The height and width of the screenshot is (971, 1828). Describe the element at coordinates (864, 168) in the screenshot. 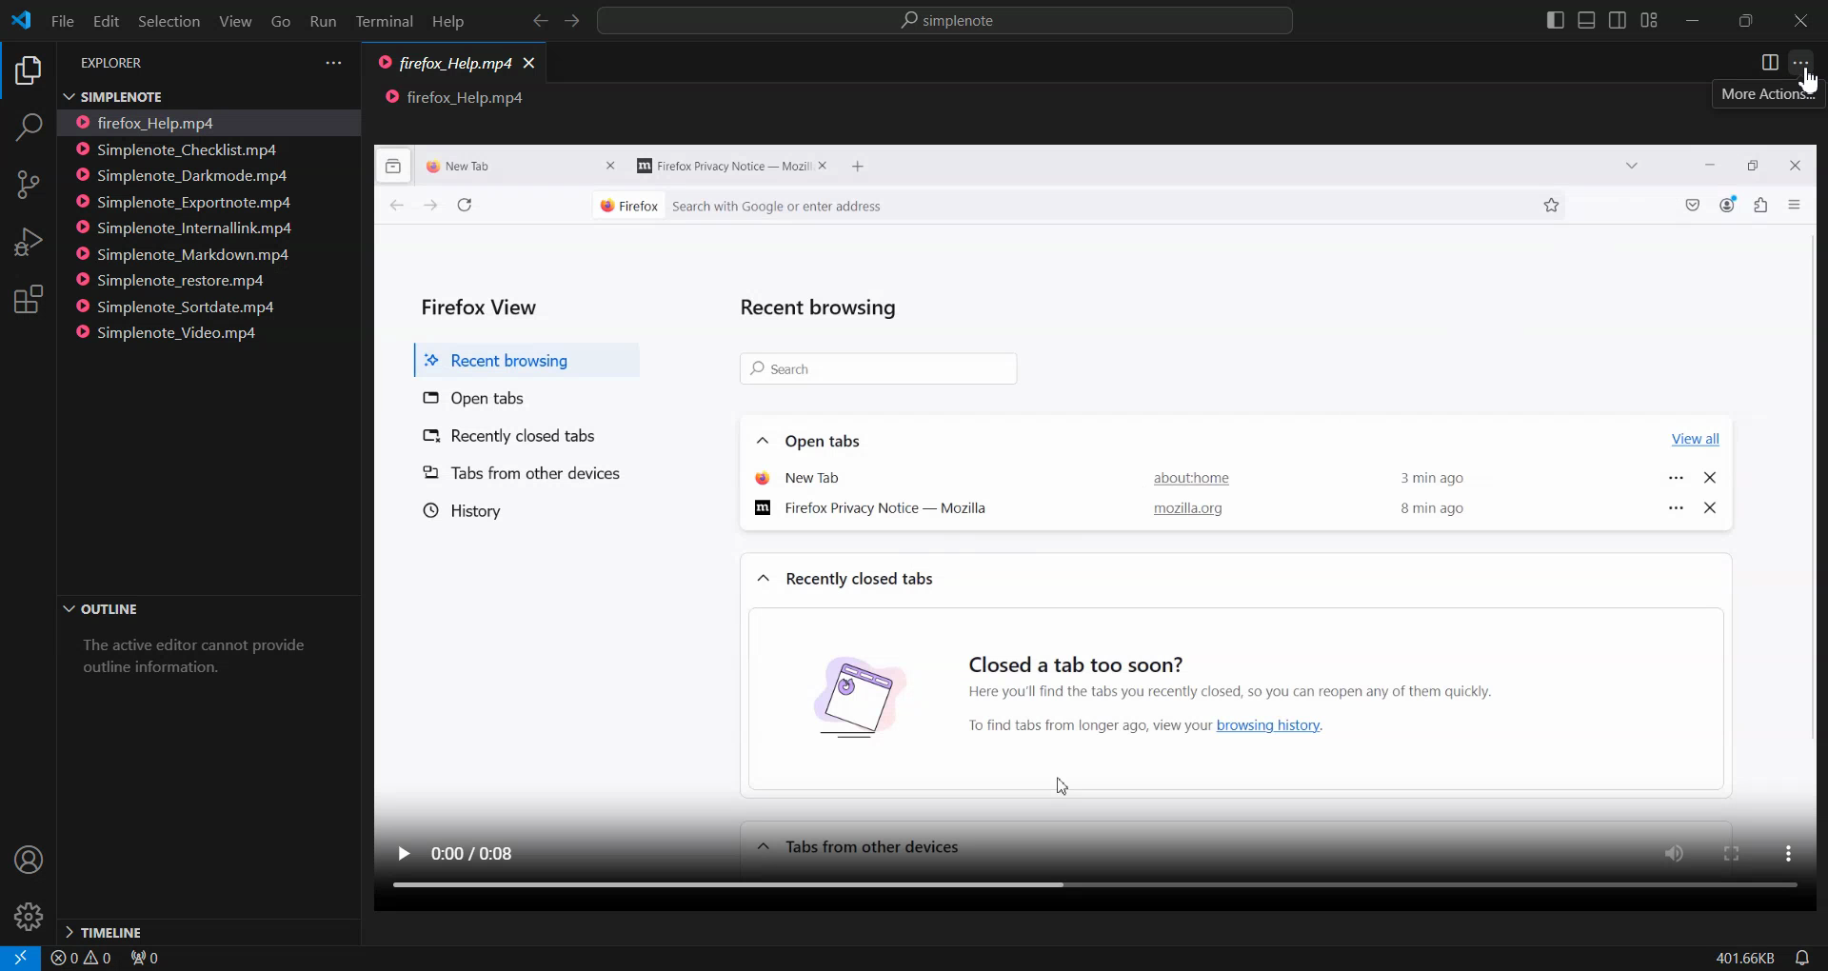

I see `add new tab` at that location.